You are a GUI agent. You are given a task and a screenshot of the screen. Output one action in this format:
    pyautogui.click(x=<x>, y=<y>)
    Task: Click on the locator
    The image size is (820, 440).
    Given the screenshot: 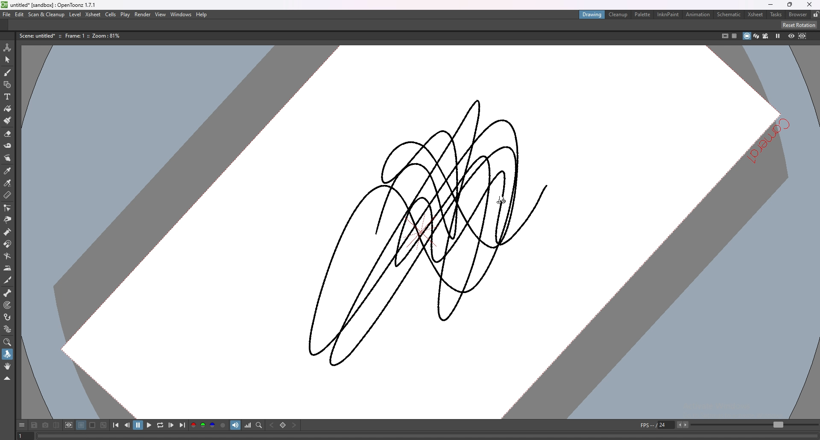 What is the action you would take?
    pyautogui.click(x=259, y=425)
    